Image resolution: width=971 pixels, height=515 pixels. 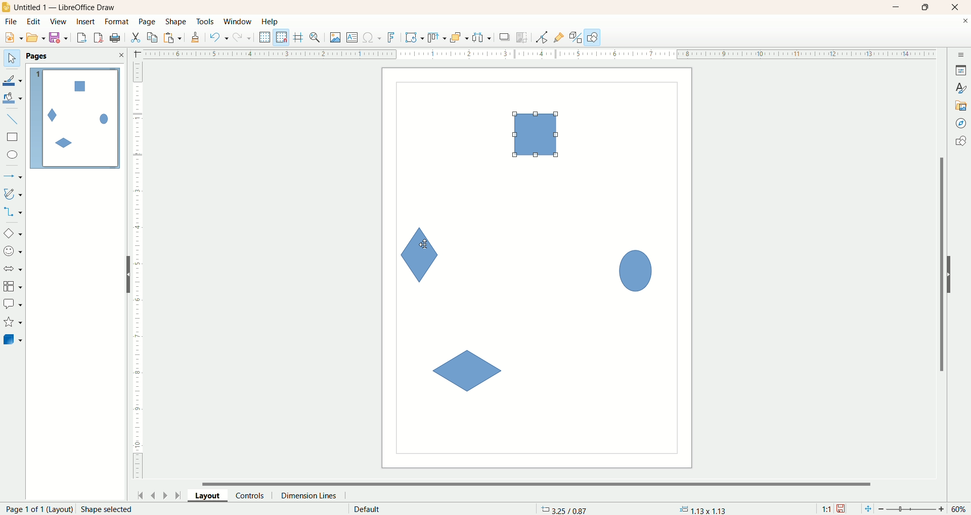 What do you see at coordinates (336, 38) in the screenshot?
I see `insert image` at bounding box center [336, 38].